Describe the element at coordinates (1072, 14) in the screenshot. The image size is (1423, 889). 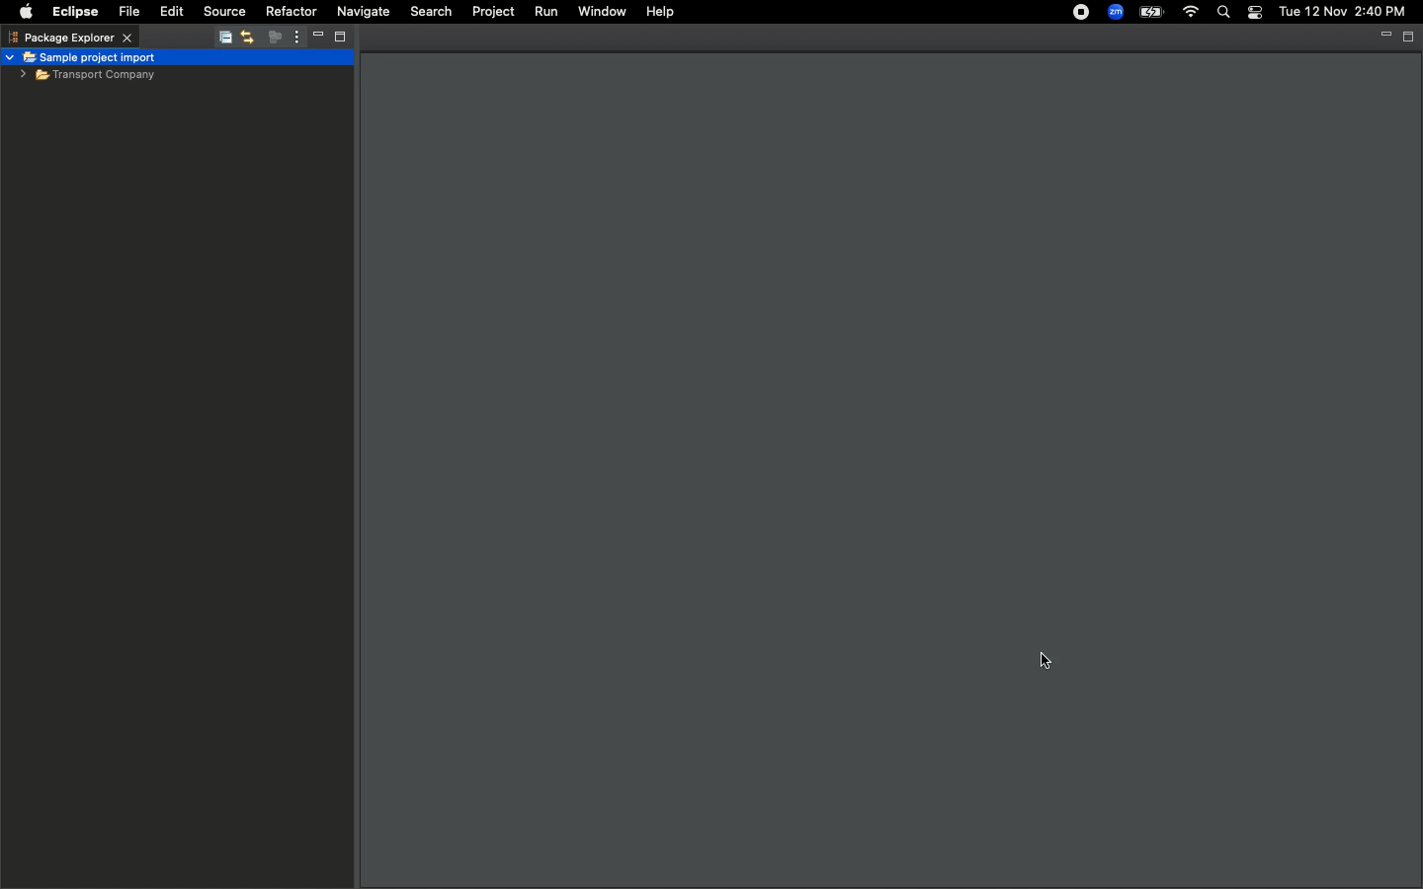
I see `Recording` at that location.